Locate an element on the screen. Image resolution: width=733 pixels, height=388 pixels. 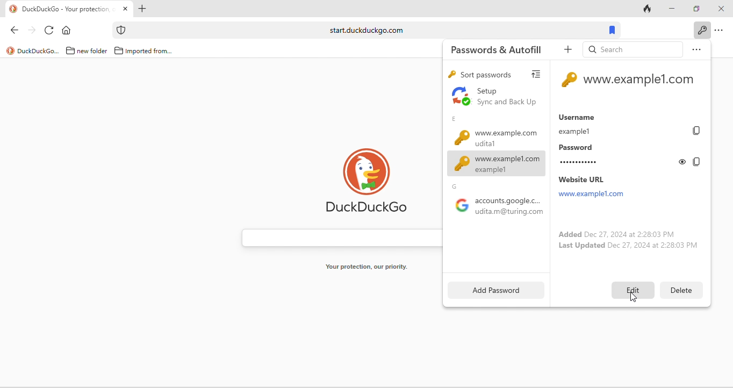
passwords and autofill is located at coordinates (503, 49).